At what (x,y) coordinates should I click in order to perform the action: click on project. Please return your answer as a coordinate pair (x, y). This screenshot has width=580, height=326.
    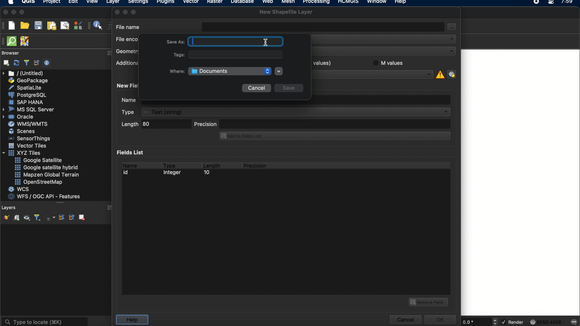
    Looking at the image, I should click on (51, 2).